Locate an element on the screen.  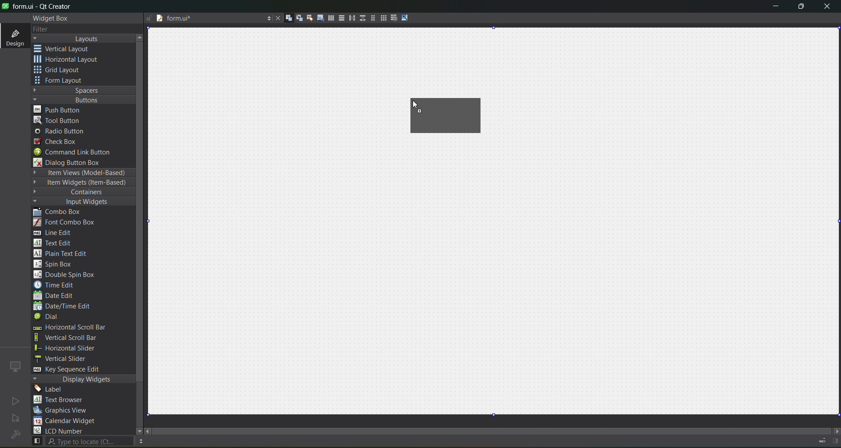
search is located at coordinates (81, 441).